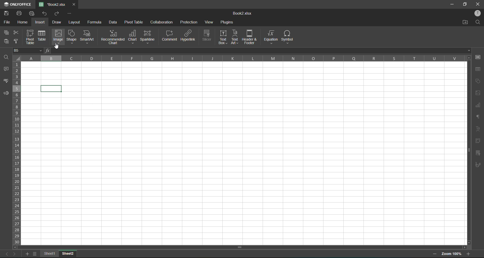  What do you see at coordinates (68, 253) in the screenshot?
I see `sheet2` at bounding box center [68, 253].